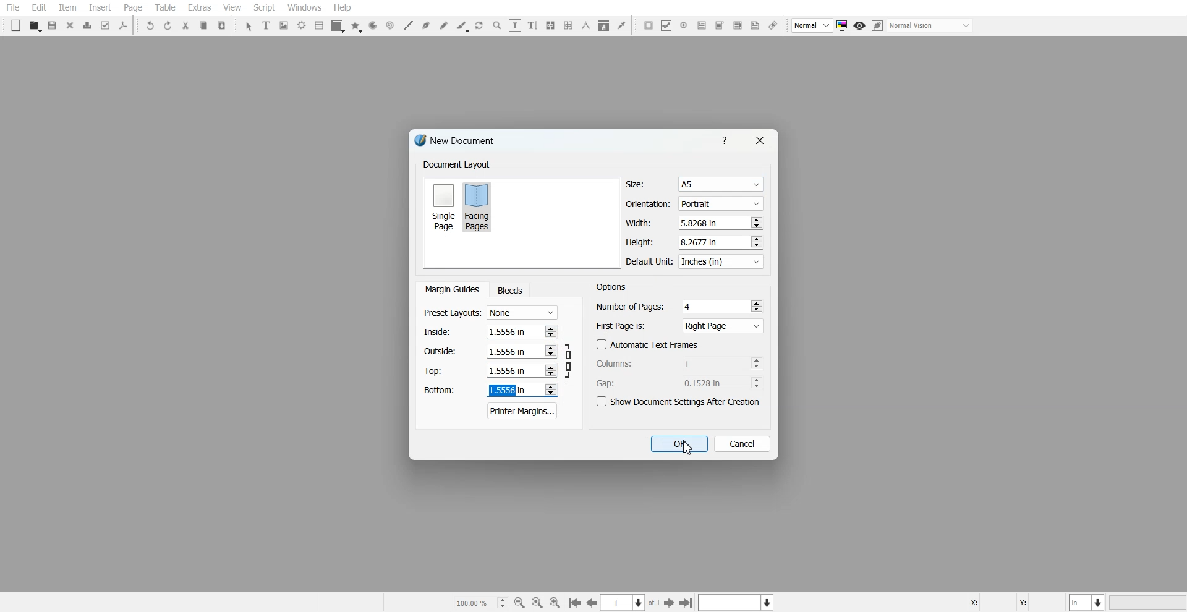  I want to click on Orientation, so click(695, 204).